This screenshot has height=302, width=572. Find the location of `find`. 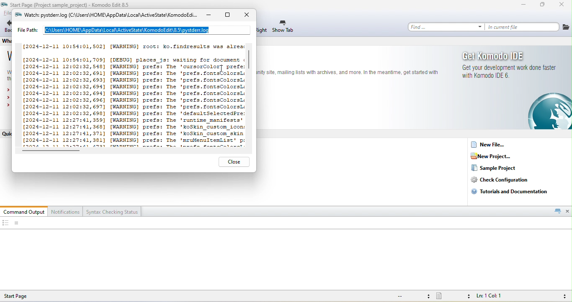

find is located at coordinates (446, 27).